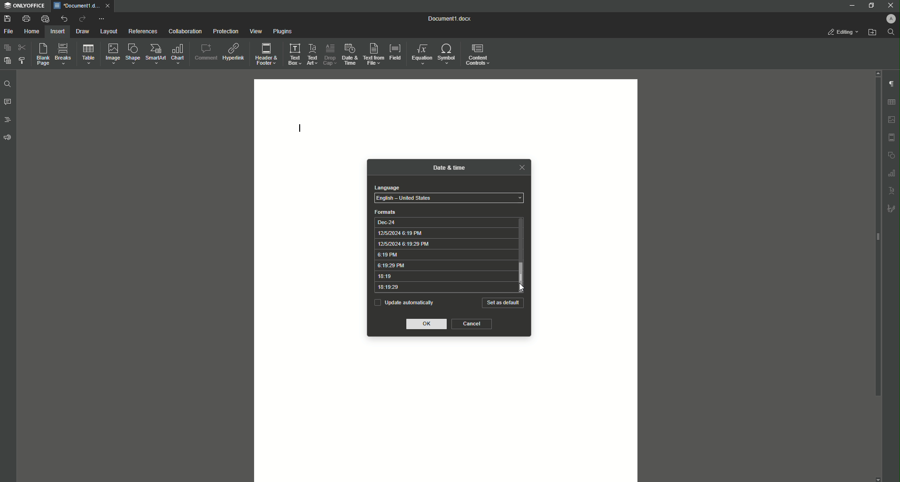  What do you see at coordinates (444, 222) in the screenshot?
I see `Dec-24` at bounding box center [444, 222].